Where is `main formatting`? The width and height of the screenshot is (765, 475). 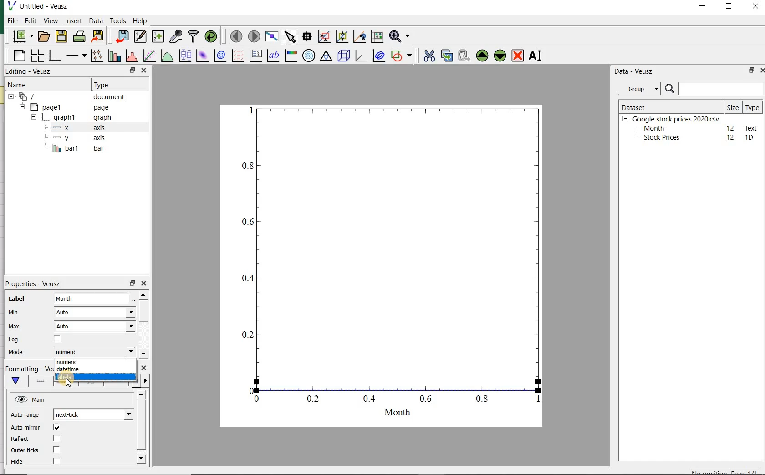 main formatting is located at coordinates (14, 380).